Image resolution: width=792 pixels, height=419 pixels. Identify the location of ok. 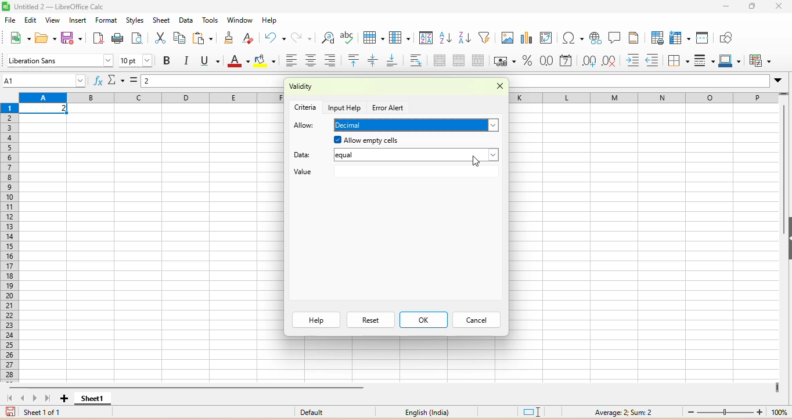
(423, 320).